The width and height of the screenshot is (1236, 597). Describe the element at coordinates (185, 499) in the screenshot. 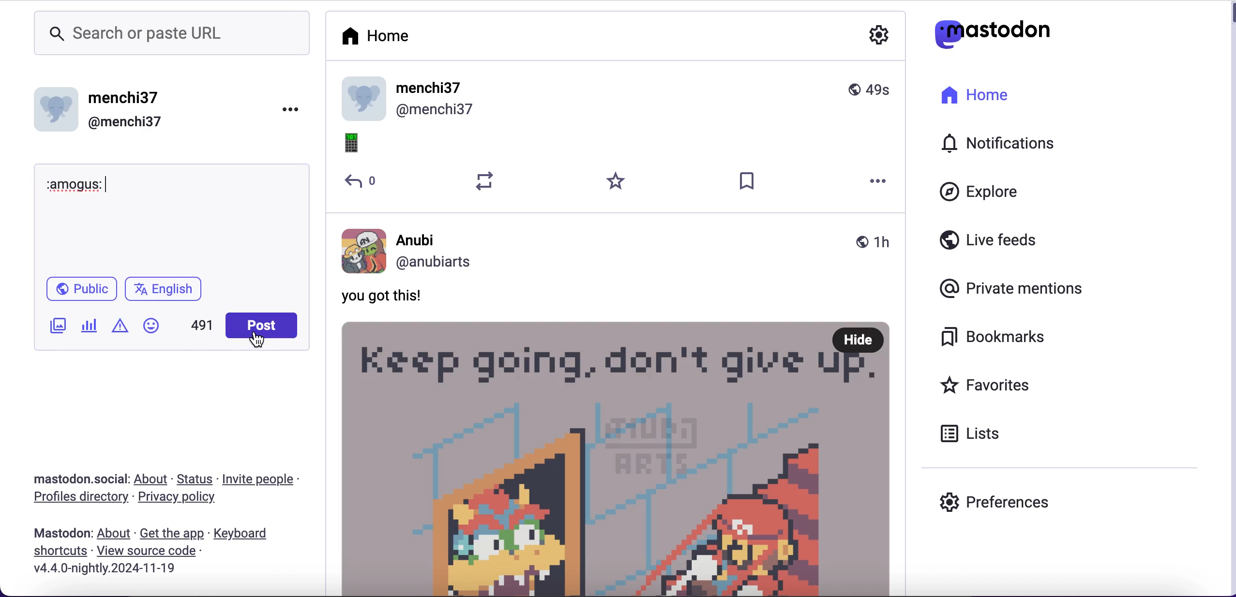

I see `privacy policy` at that location.